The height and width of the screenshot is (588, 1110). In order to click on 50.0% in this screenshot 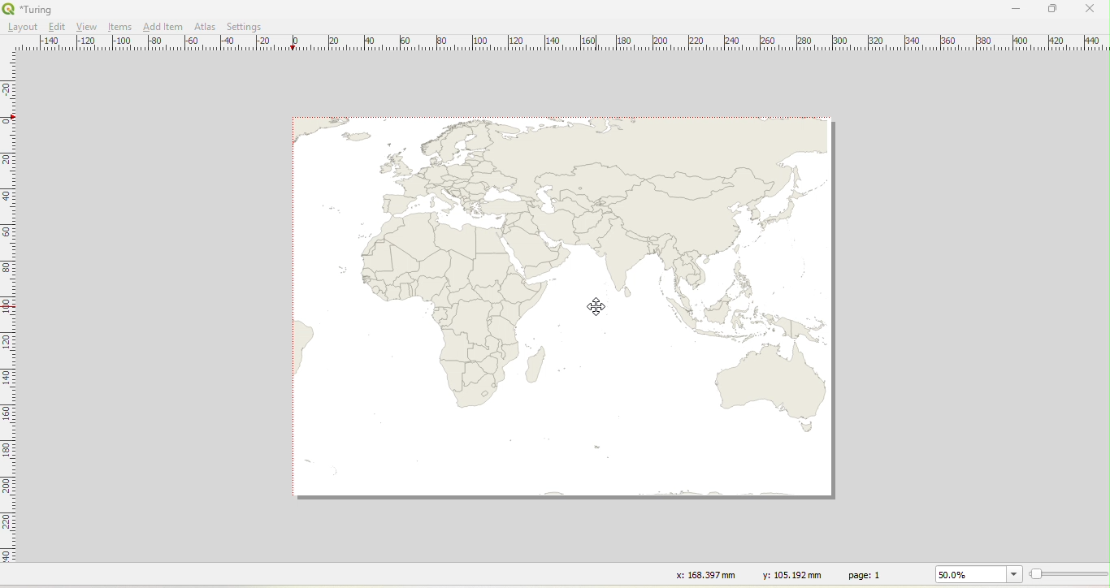, I will do `click(976, 574)`.